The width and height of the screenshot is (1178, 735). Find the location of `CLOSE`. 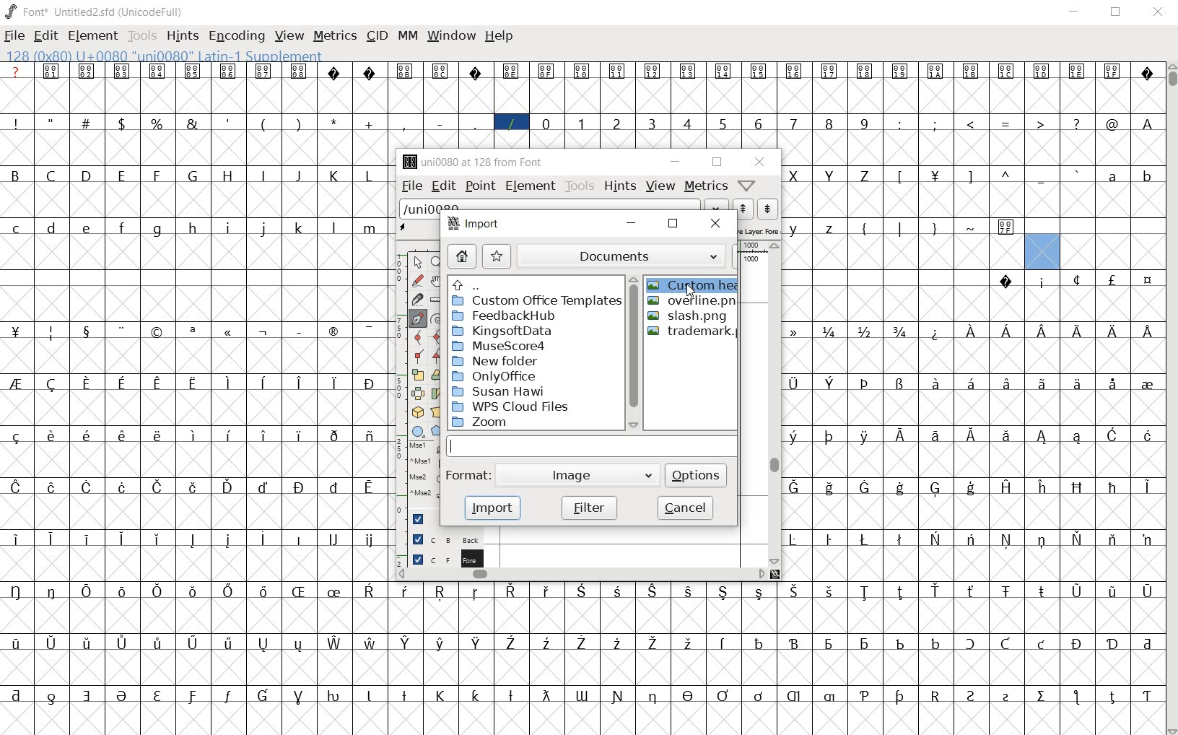

CLOSE is located at coordinates (1158, 13).